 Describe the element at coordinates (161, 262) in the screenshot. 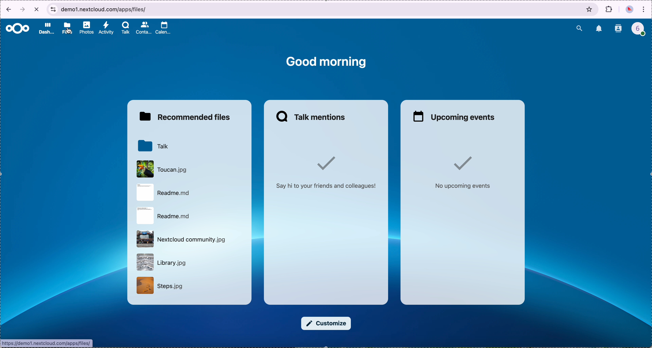

I see `library.jpg` at that location.